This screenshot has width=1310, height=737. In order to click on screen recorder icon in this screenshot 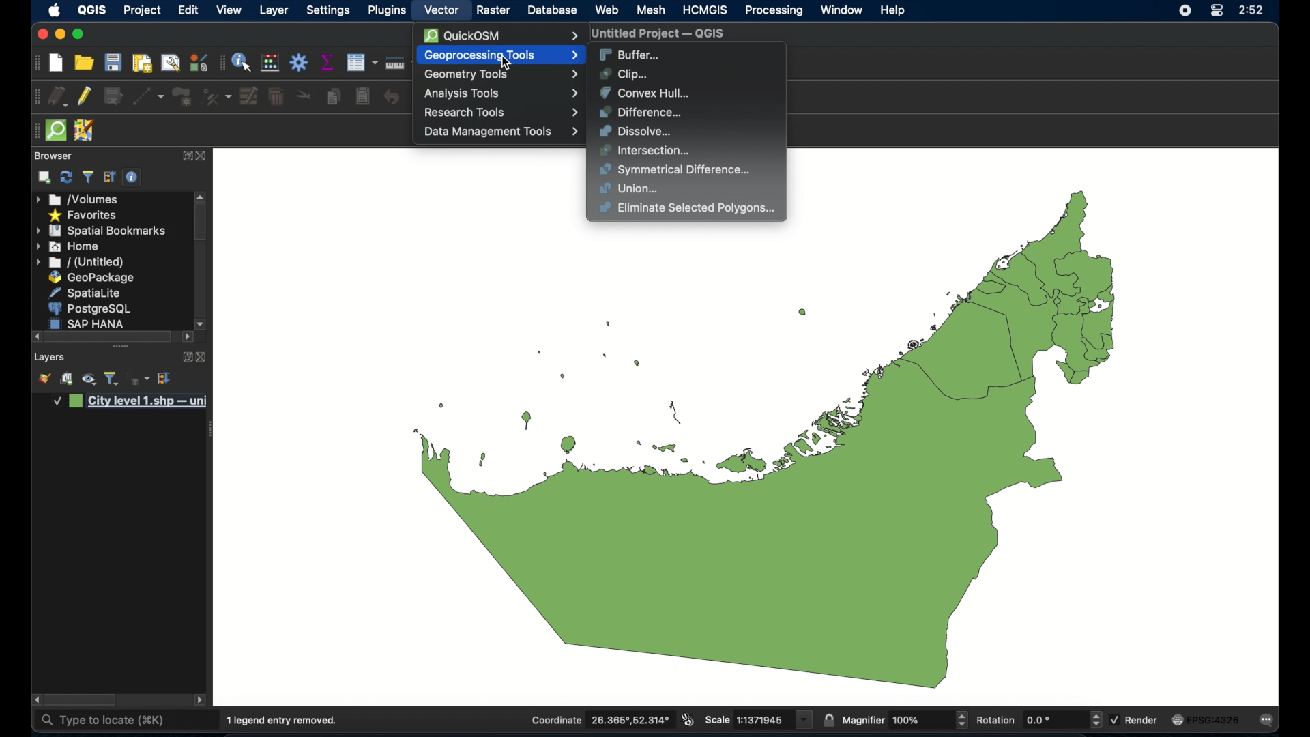, I will do `click(1184, 12)`.